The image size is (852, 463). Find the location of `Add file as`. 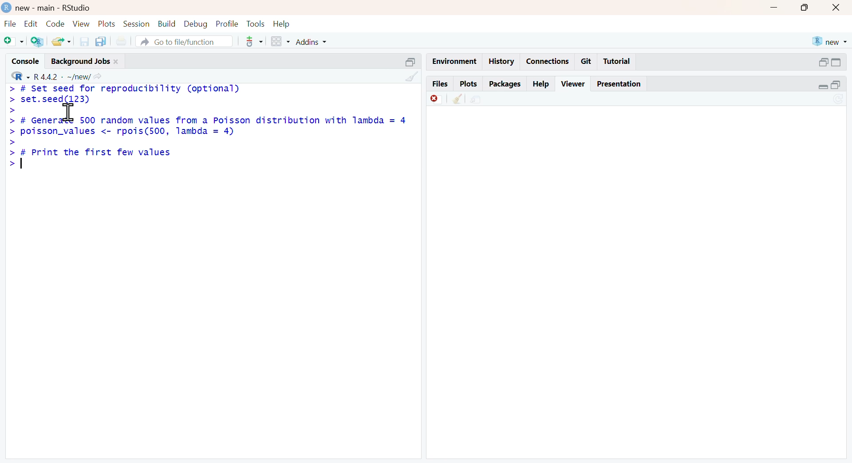

Add file as is located at coordinates (15, 42).